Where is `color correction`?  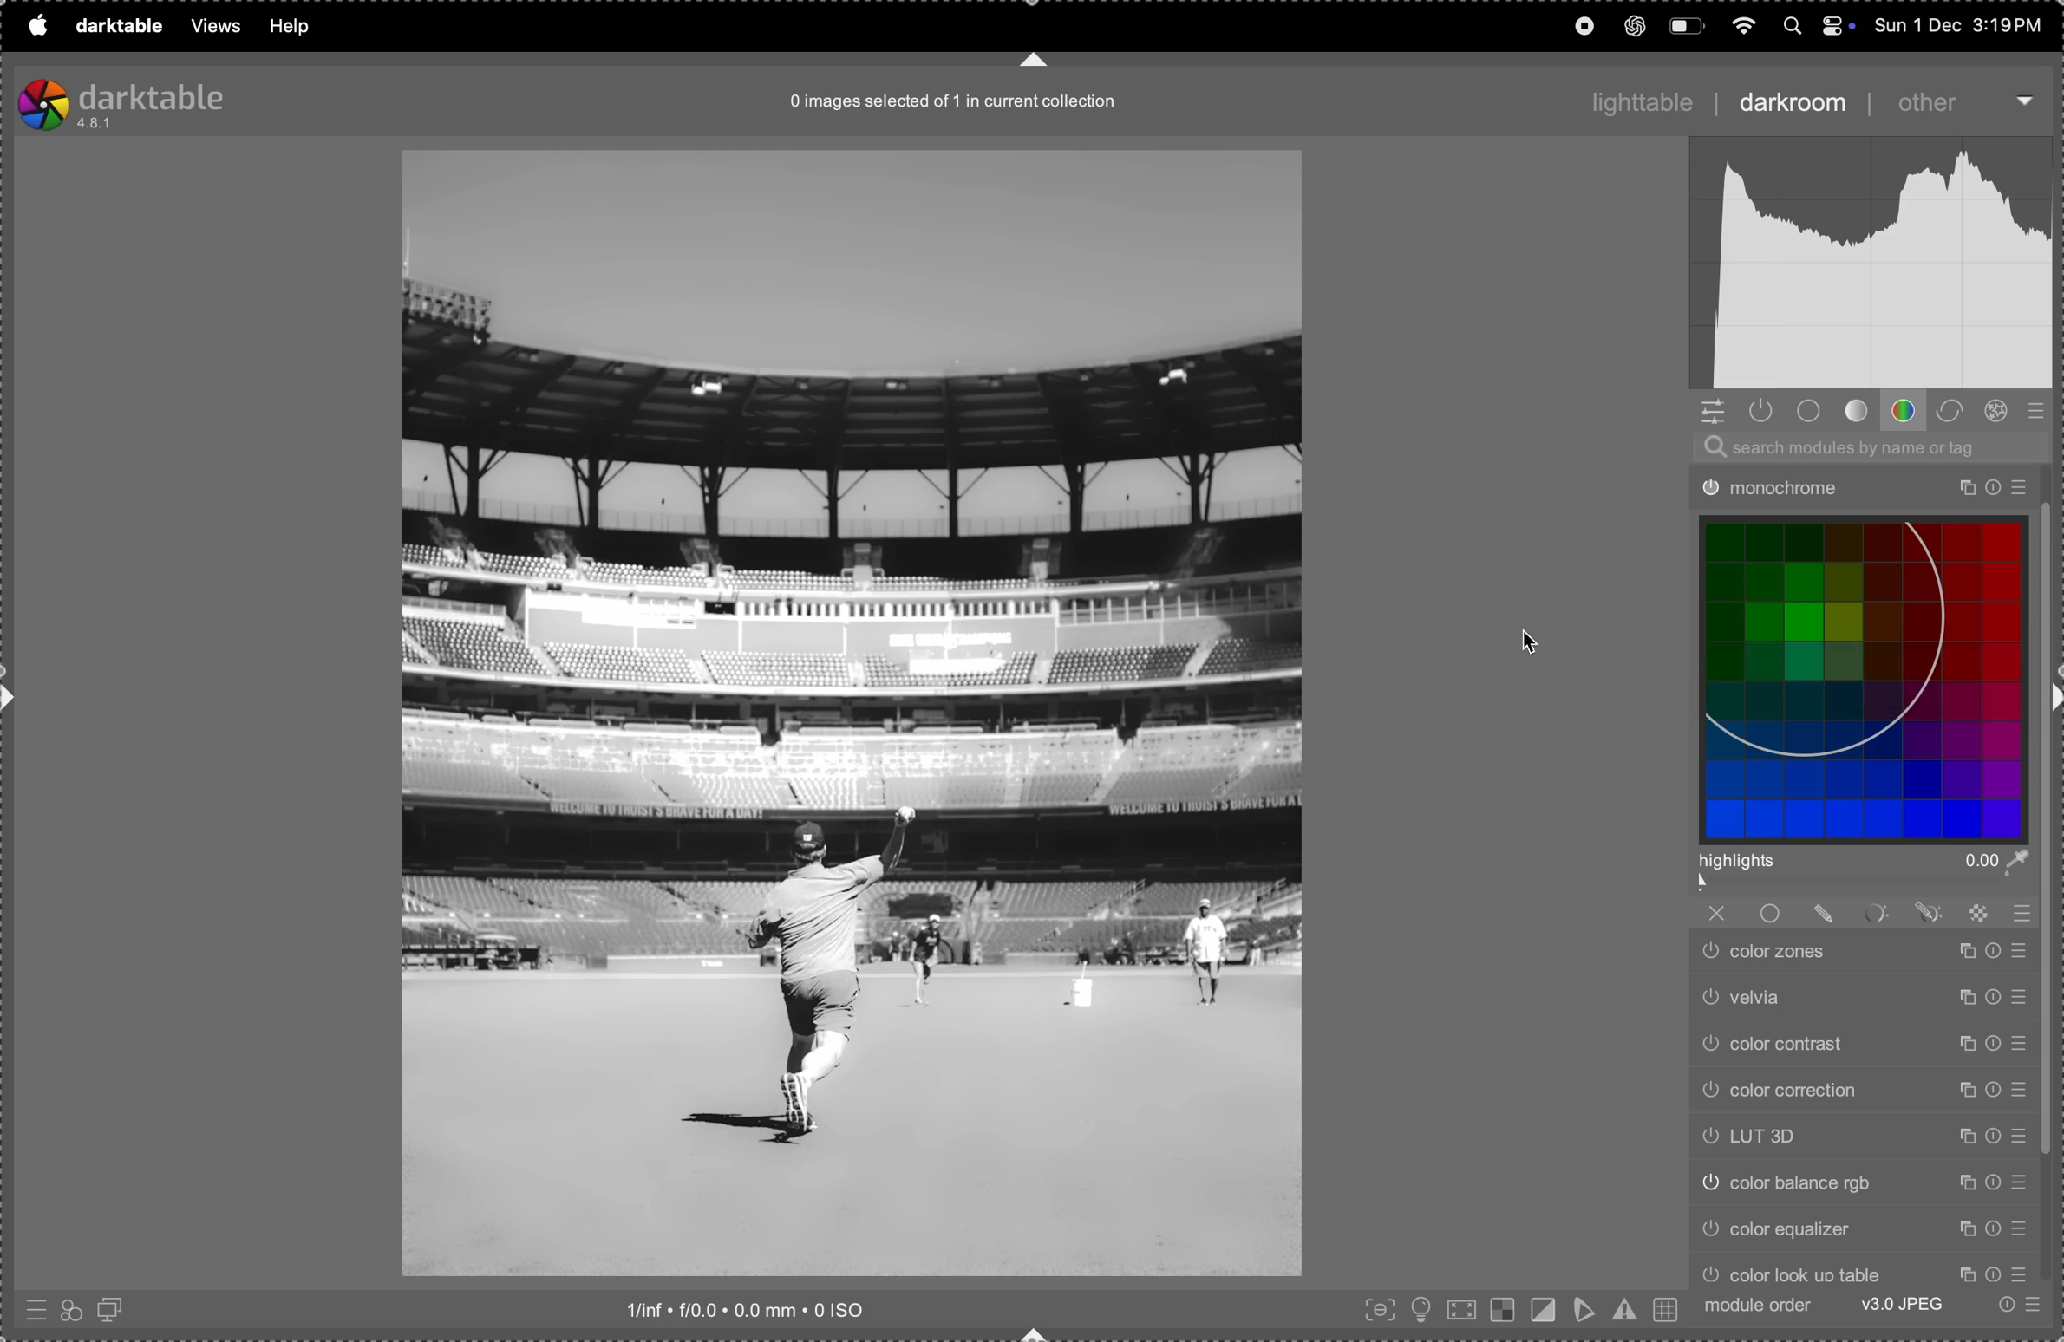 color correction is located at coordinates (1862, 1091).